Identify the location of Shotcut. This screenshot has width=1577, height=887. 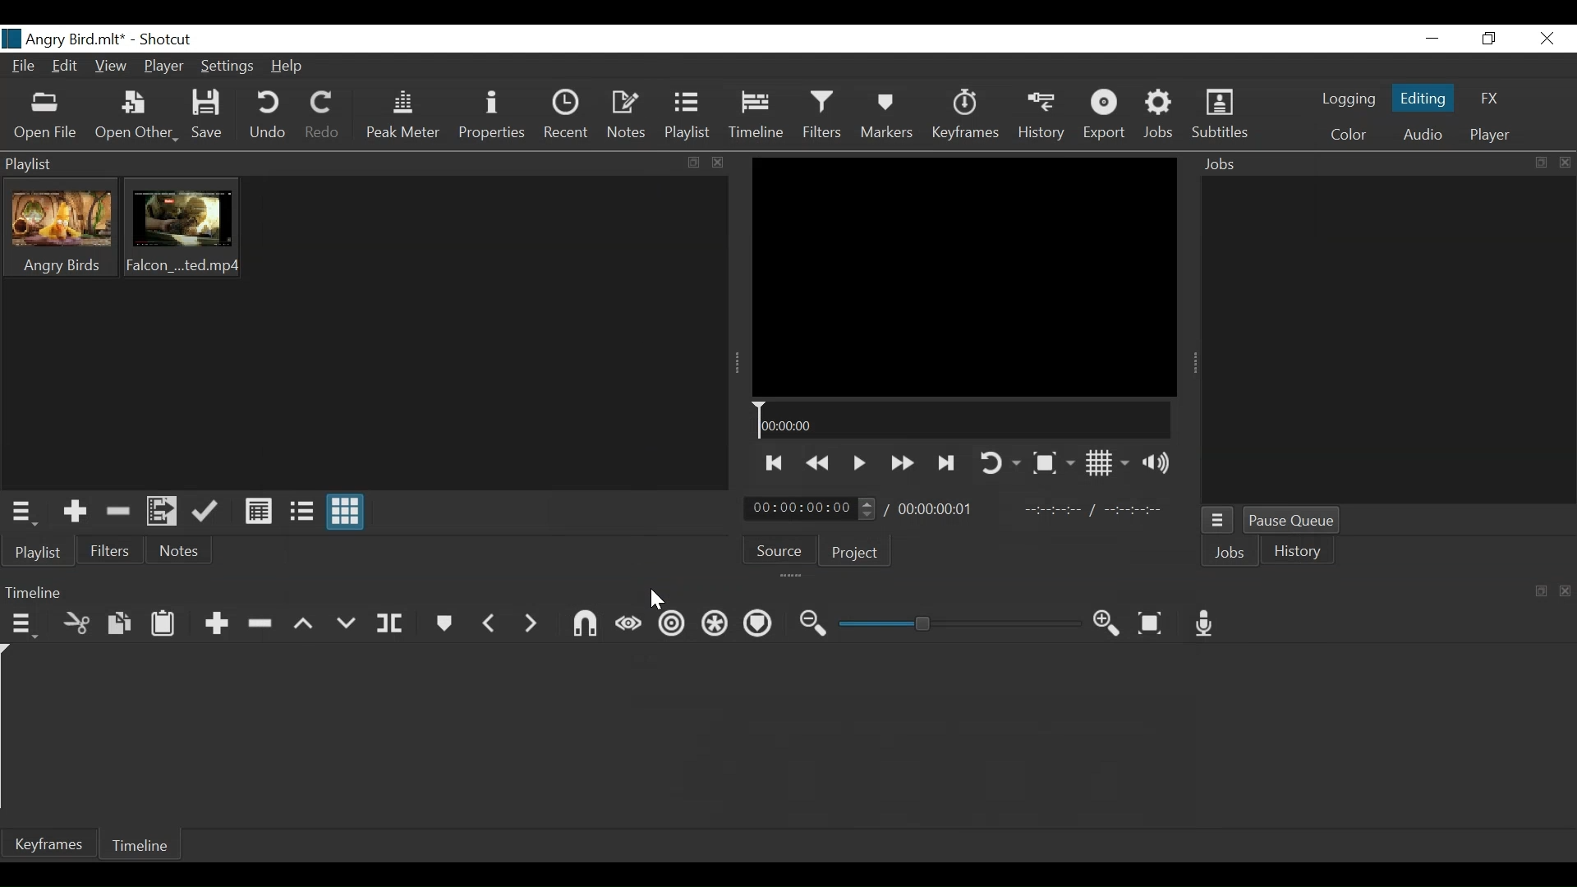
(163, 39).